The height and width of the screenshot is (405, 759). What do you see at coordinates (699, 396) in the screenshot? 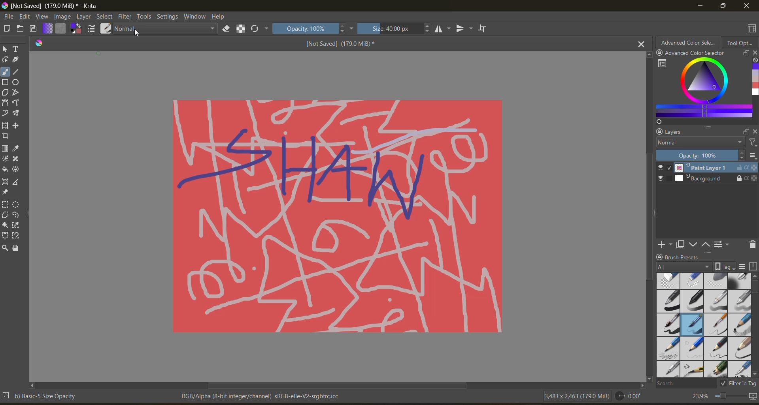
I see `23.9%` at bounding box center [699, 396].